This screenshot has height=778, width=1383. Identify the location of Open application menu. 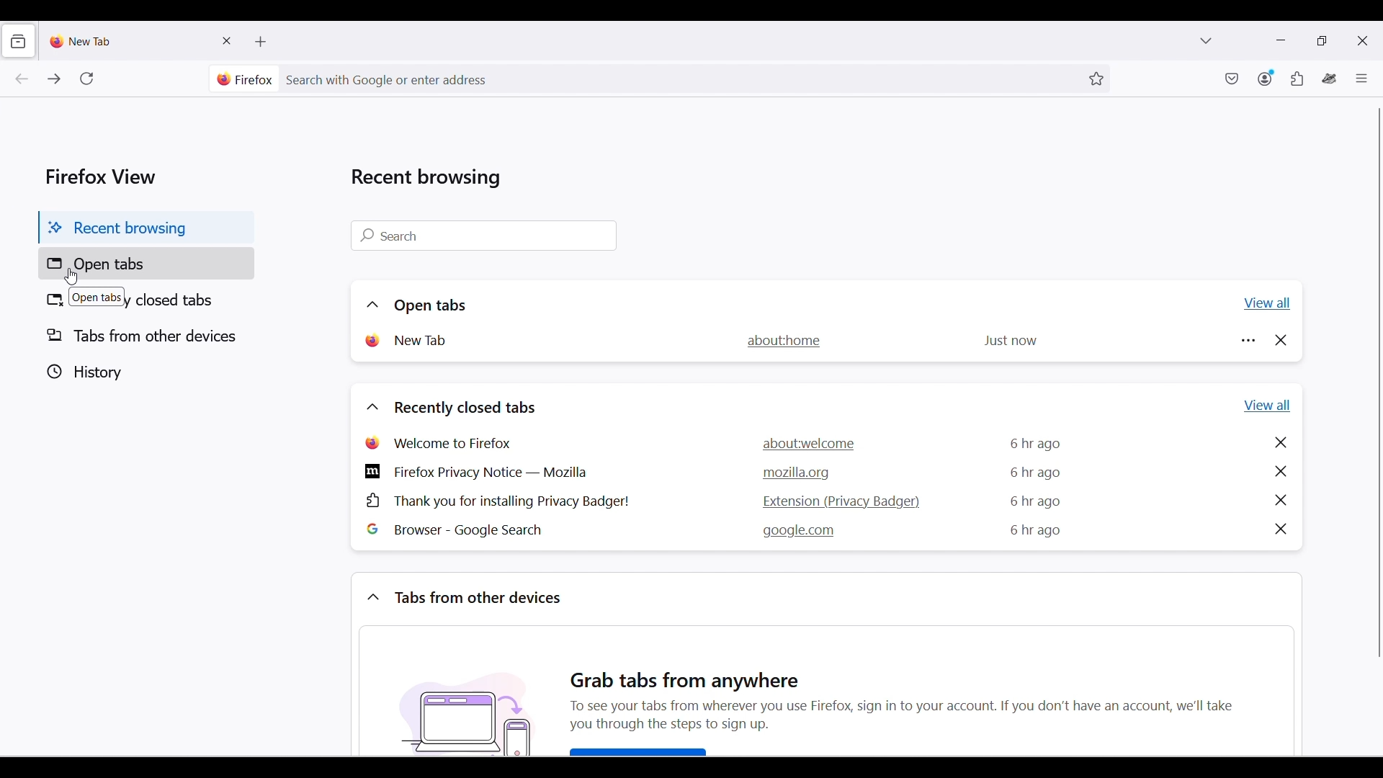
(1361, 78).